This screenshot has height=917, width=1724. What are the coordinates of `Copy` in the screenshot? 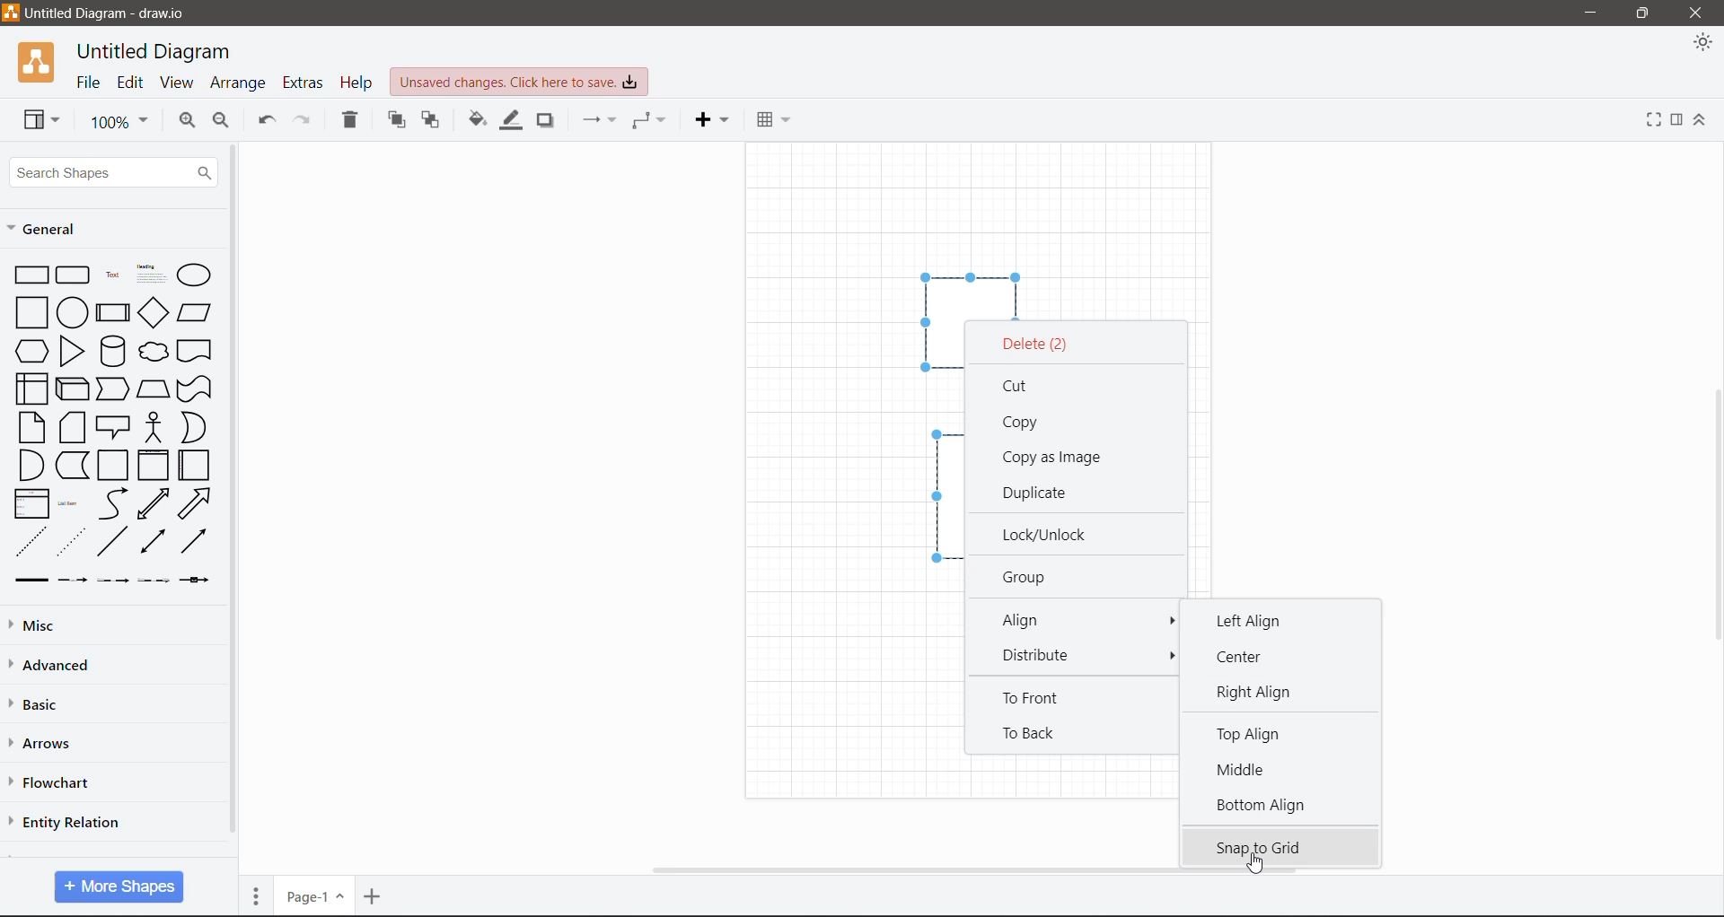 It's located at (1024, 424).